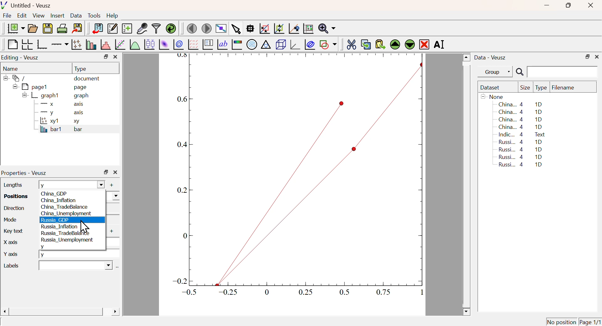  Describe the element at coordinates (60, 312) in the screenshot. I see `Scroll` at that location.